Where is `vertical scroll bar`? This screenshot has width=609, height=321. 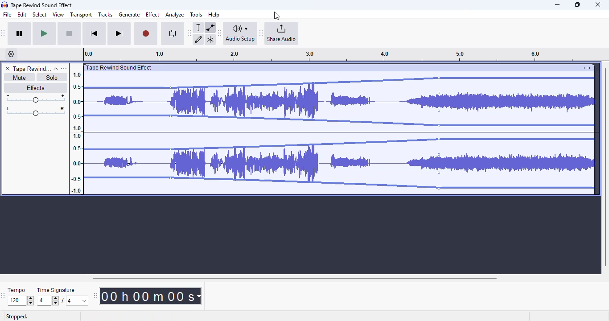
vertical scroll bar is located at coordinates (605, 166).